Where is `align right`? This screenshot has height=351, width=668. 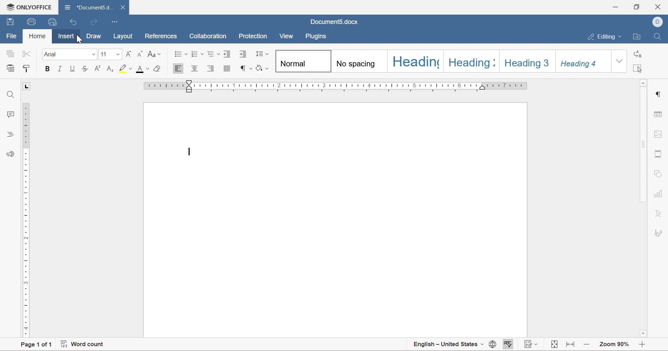
align right is located at coordinates (210, 68).